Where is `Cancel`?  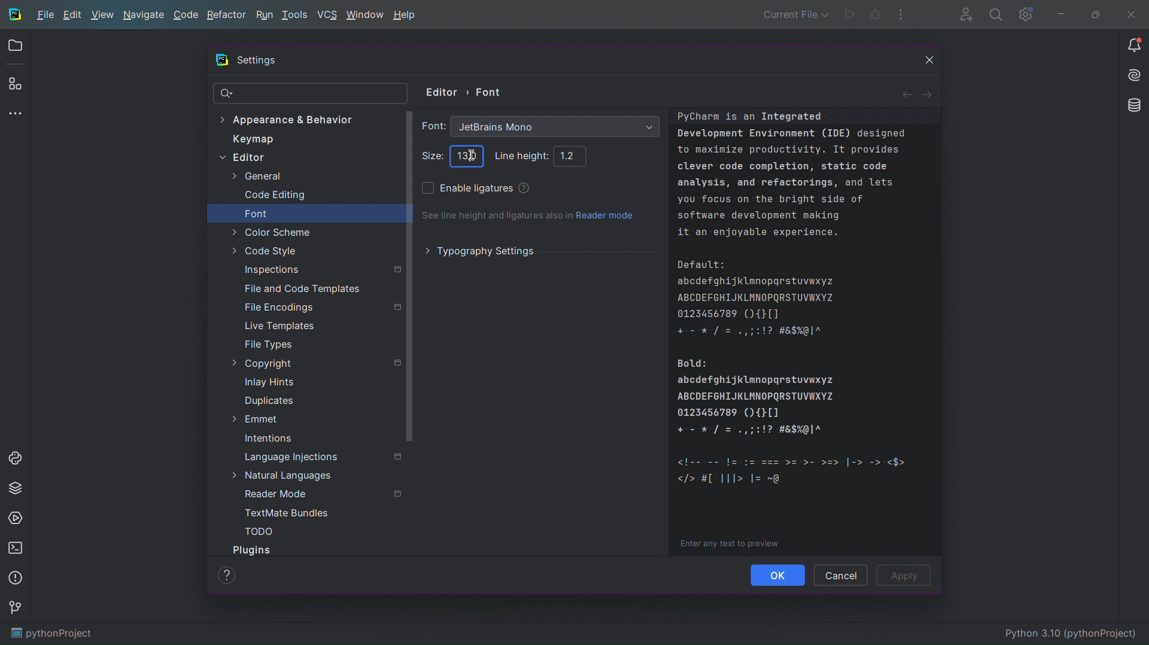 Cancel is located at coordinates (841, 574).